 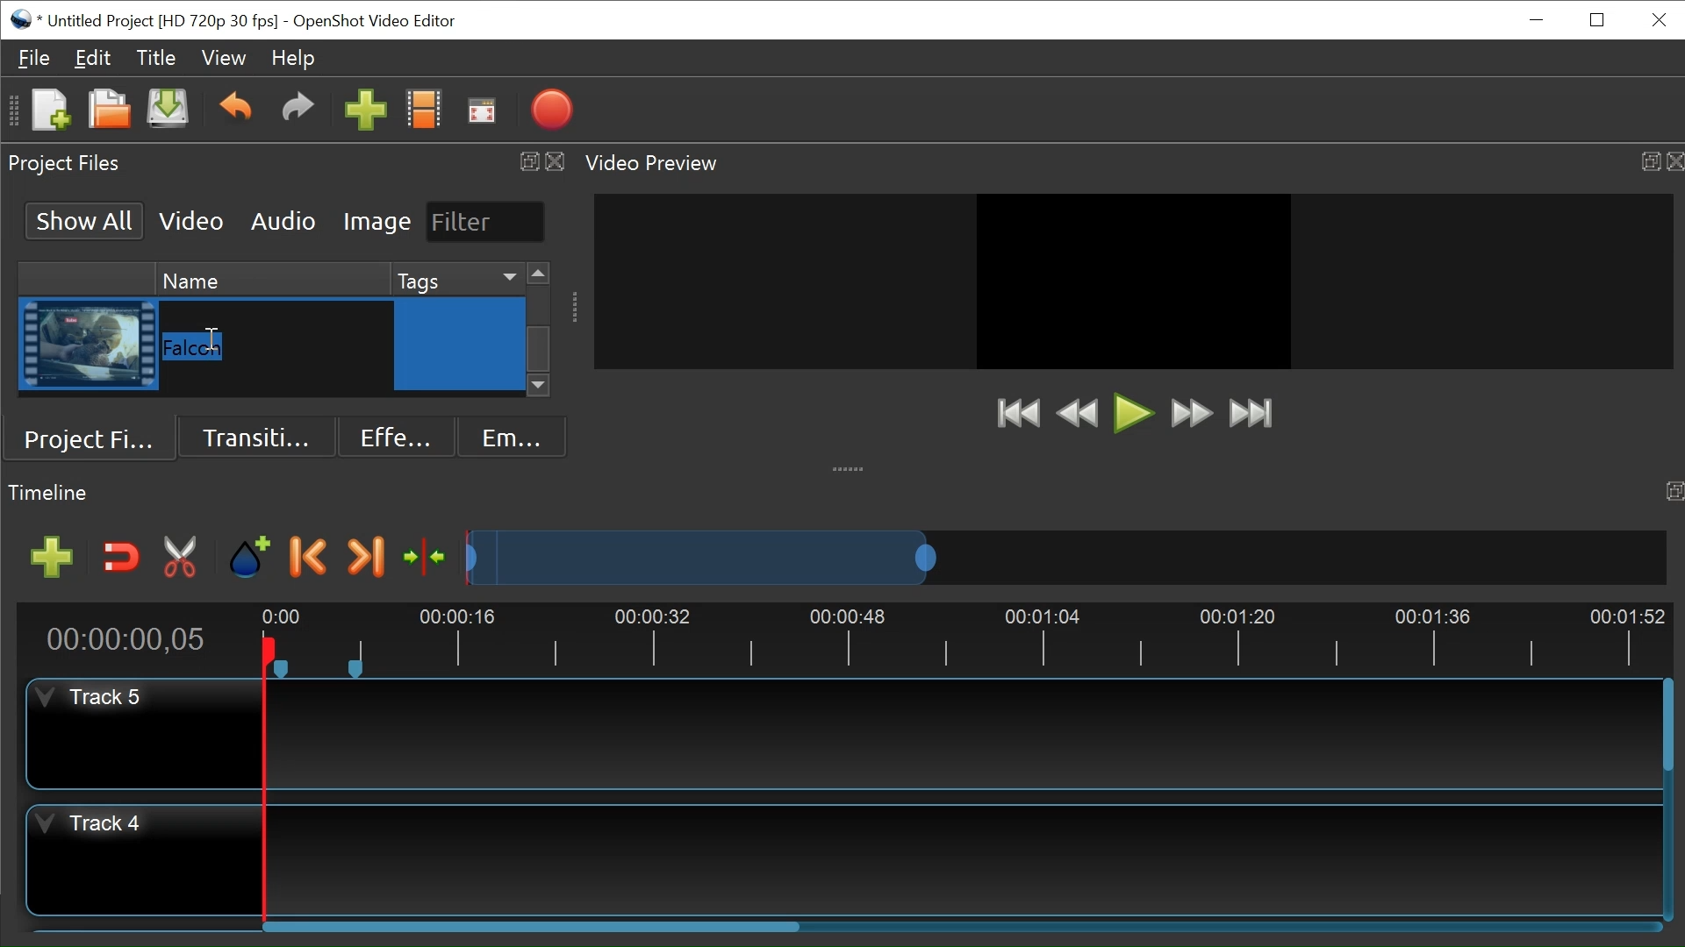 I want to click on Current Position, so click(x=125, y=642).